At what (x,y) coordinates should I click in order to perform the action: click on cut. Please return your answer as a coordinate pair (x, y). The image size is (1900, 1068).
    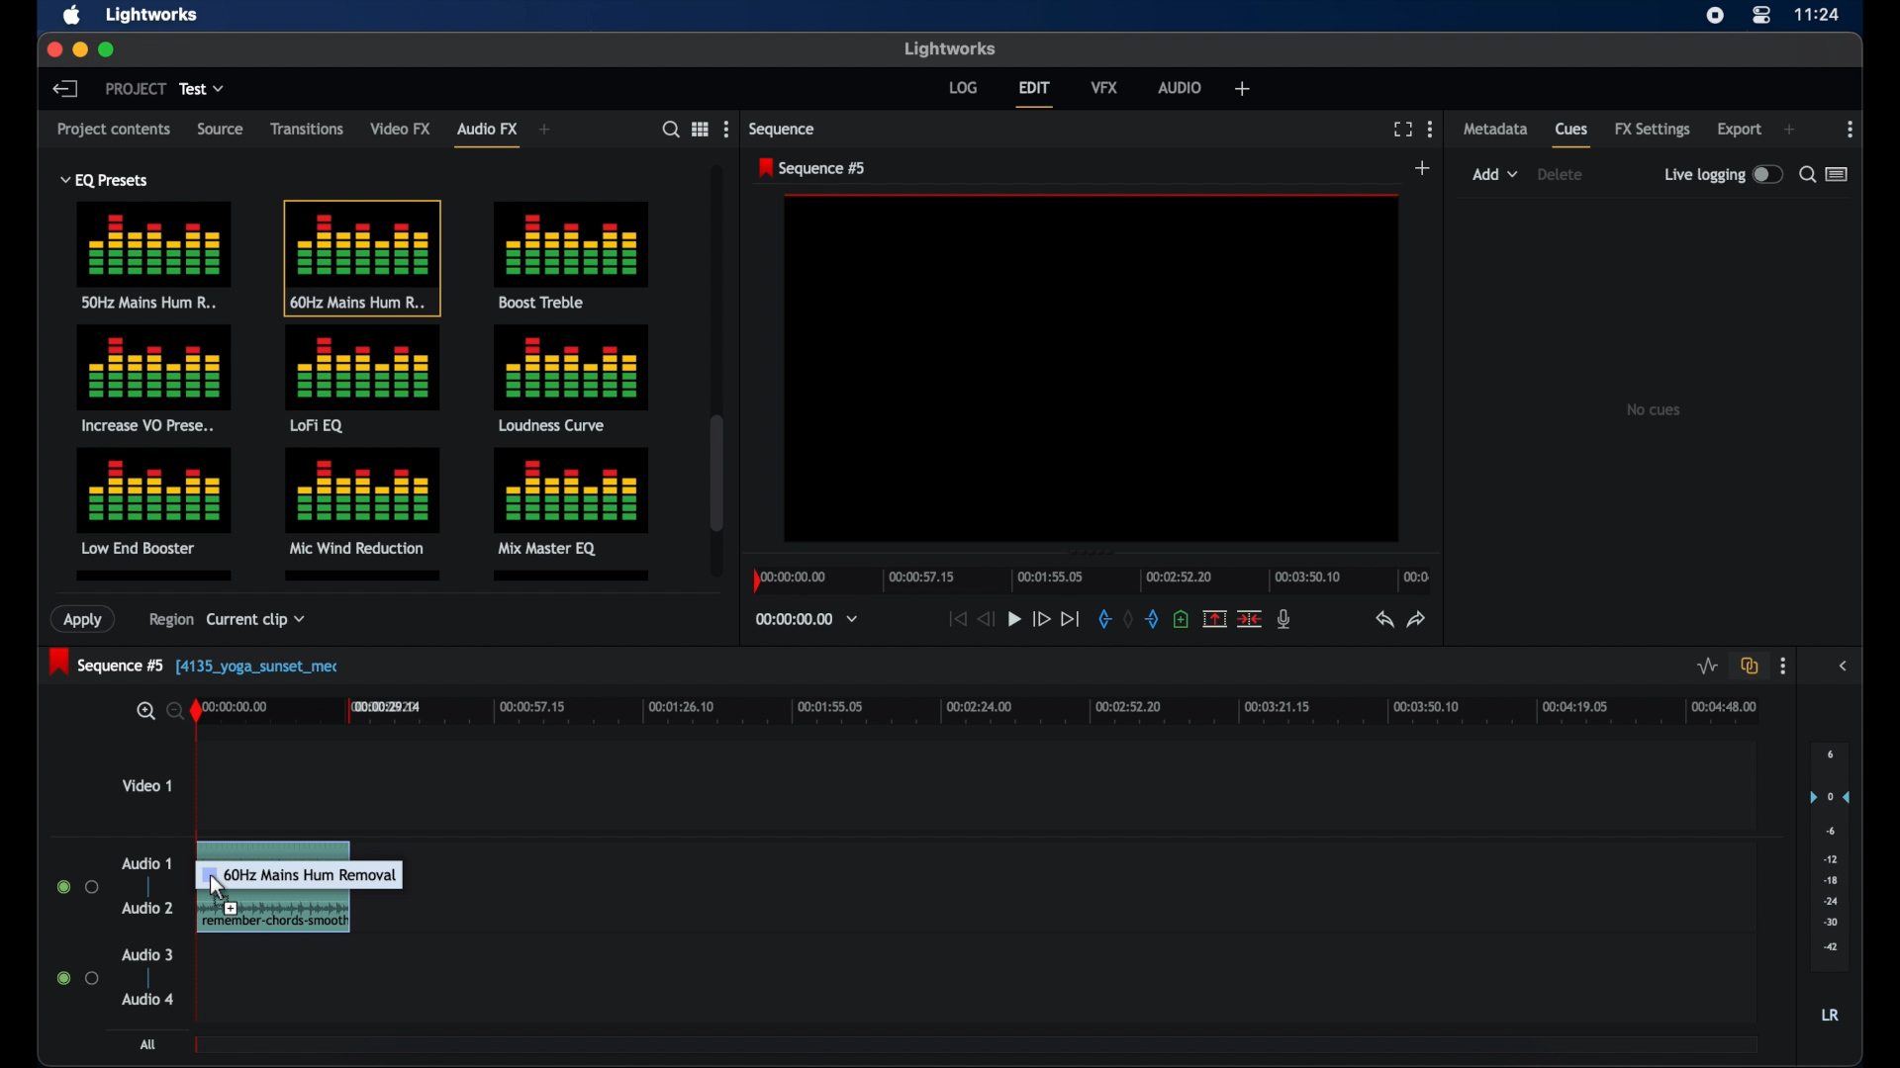
    Looking at the image, I should click on (1249, 619).